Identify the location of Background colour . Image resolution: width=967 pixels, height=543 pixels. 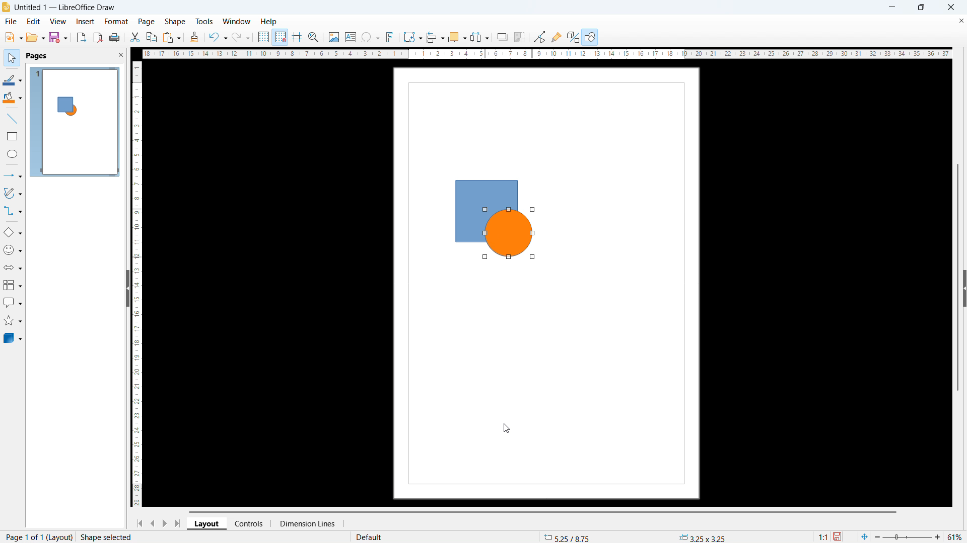
(13, 99).